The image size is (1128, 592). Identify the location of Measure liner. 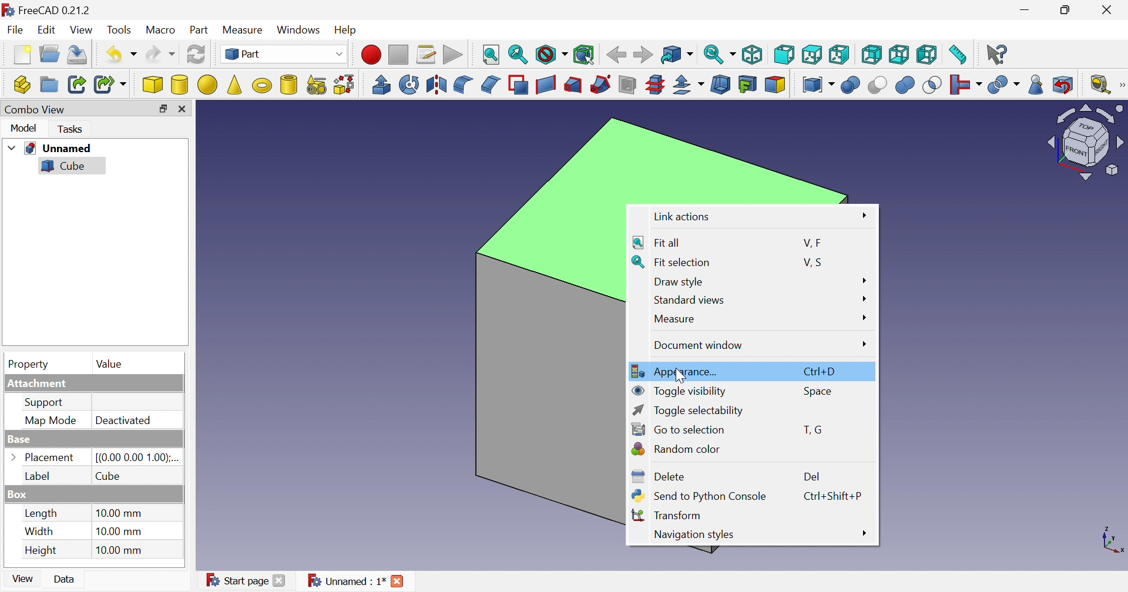
(1100, 85).